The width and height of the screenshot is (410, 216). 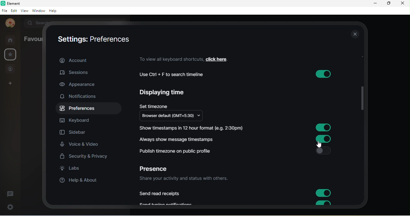 What do you see at coordinates (322, 203) in the screenshot?
I see `button` at bounding box center [322, 203].